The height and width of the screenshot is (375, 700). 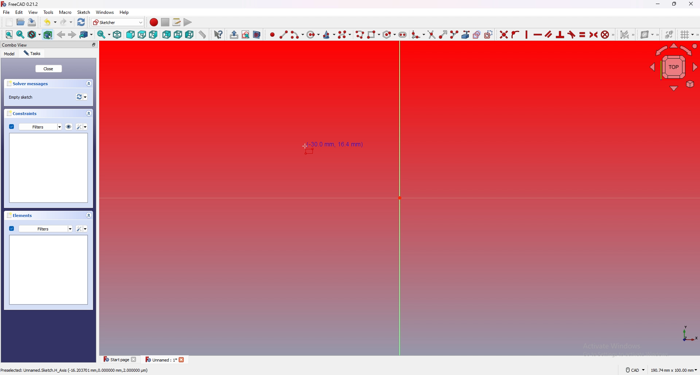 What do you see at coordinates (374, 34) in the screenshot?
I see `create rectangle` at bounding box center [374, 34].